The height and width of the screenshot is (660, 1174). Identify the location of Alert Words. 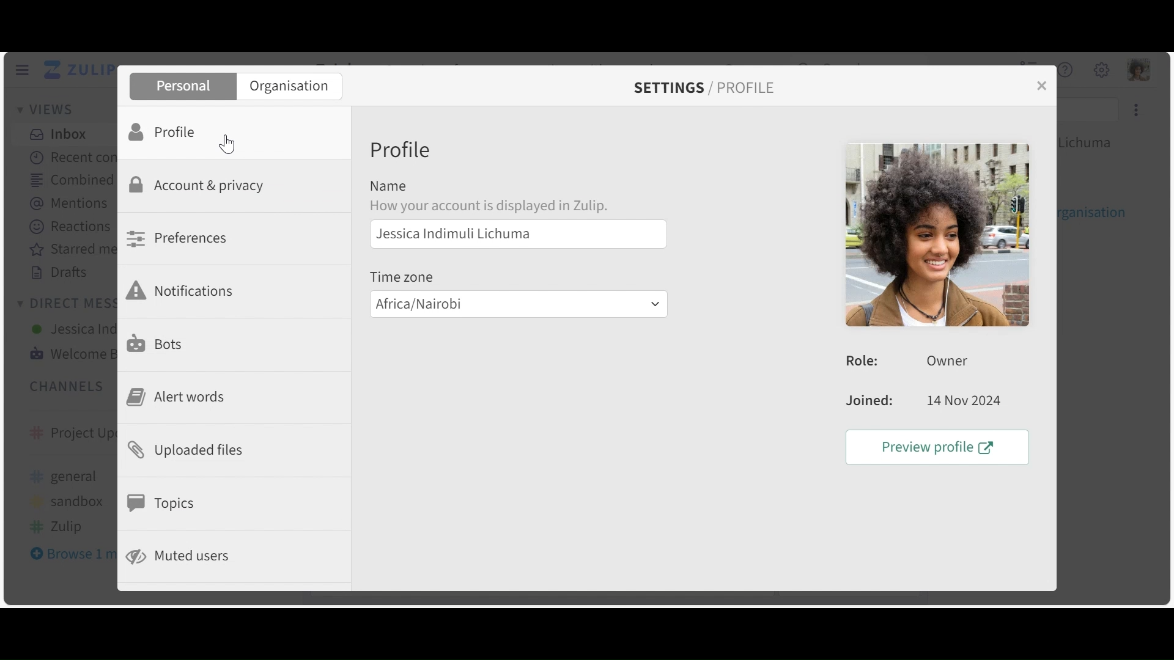
(174, 395).